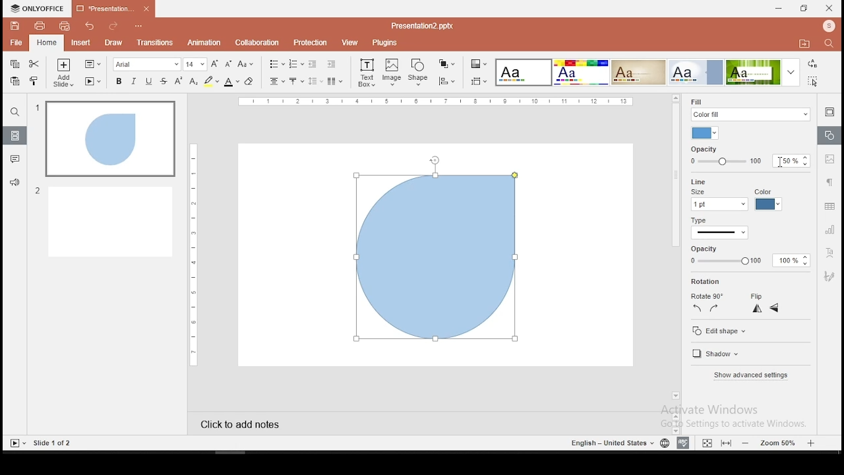 The height and width of the screenshot is (475, 844). What do you see at coordinates (309, 43) in the screenshot?
I see `protection` at bounding box center [309, 43].